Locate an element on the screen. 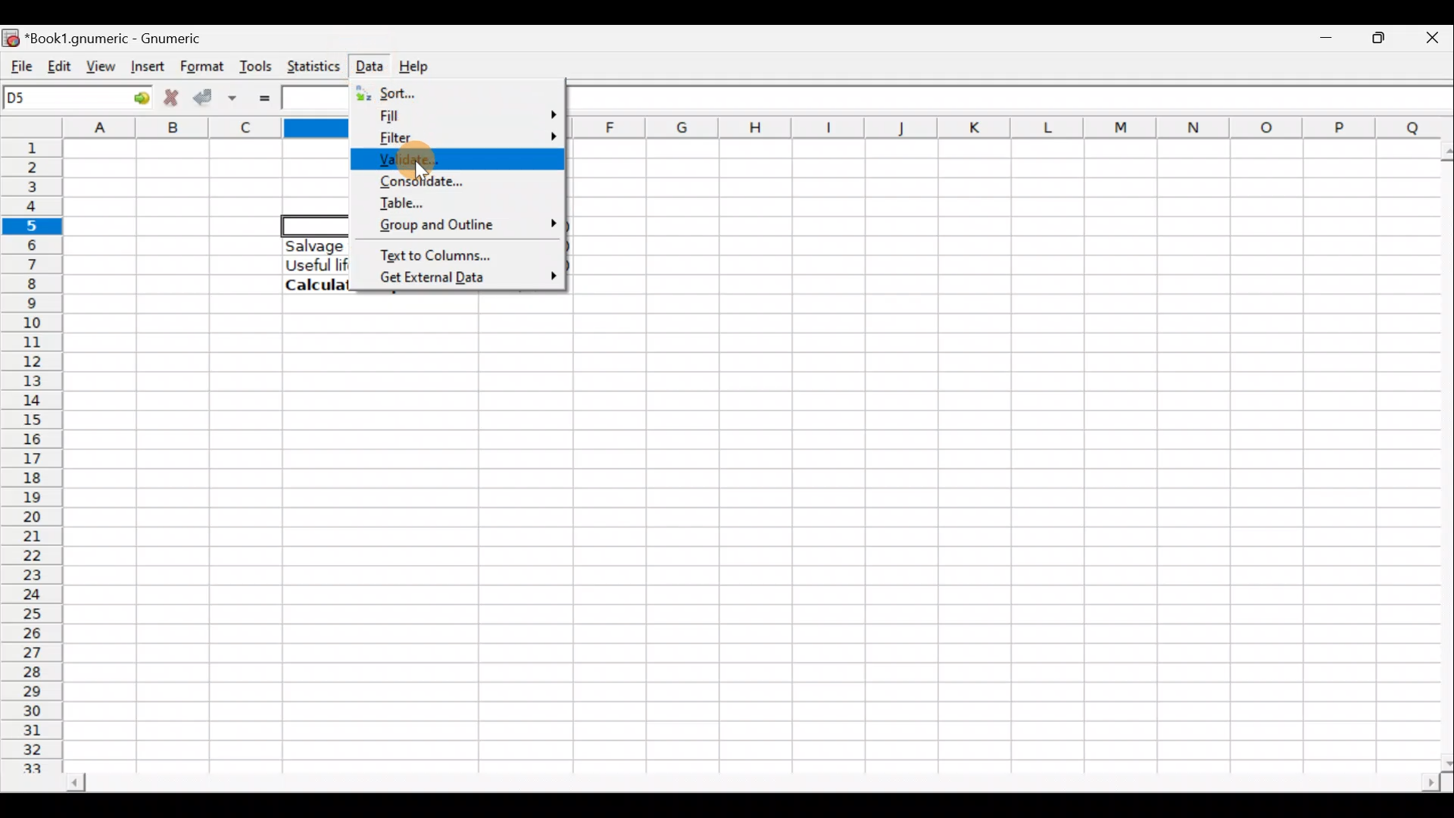 This screenshot has width=1454, height=818. Gnumeric logo is located at coordinates (11, 36).